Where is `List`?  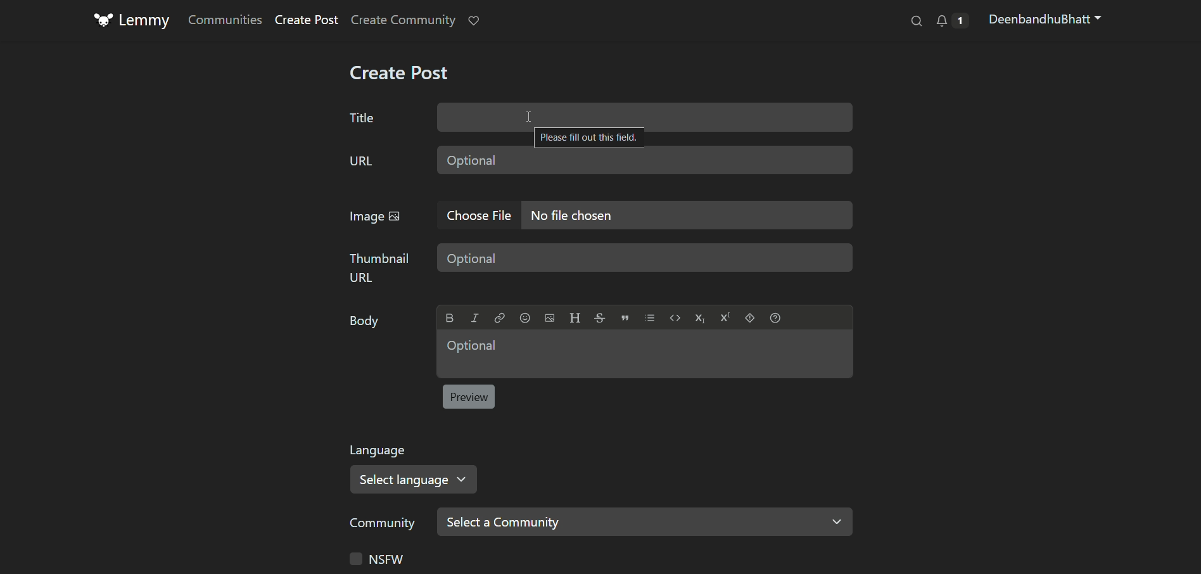 List is located at coordinates (650, 317).